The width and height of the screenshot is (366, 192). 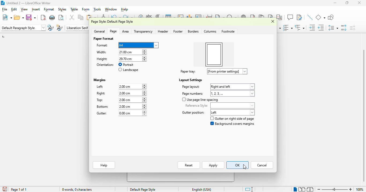 What do you see at coordinates (218, 86) in the screenshot?
I see `page layout: right and left` at bounding box center [218, 86].